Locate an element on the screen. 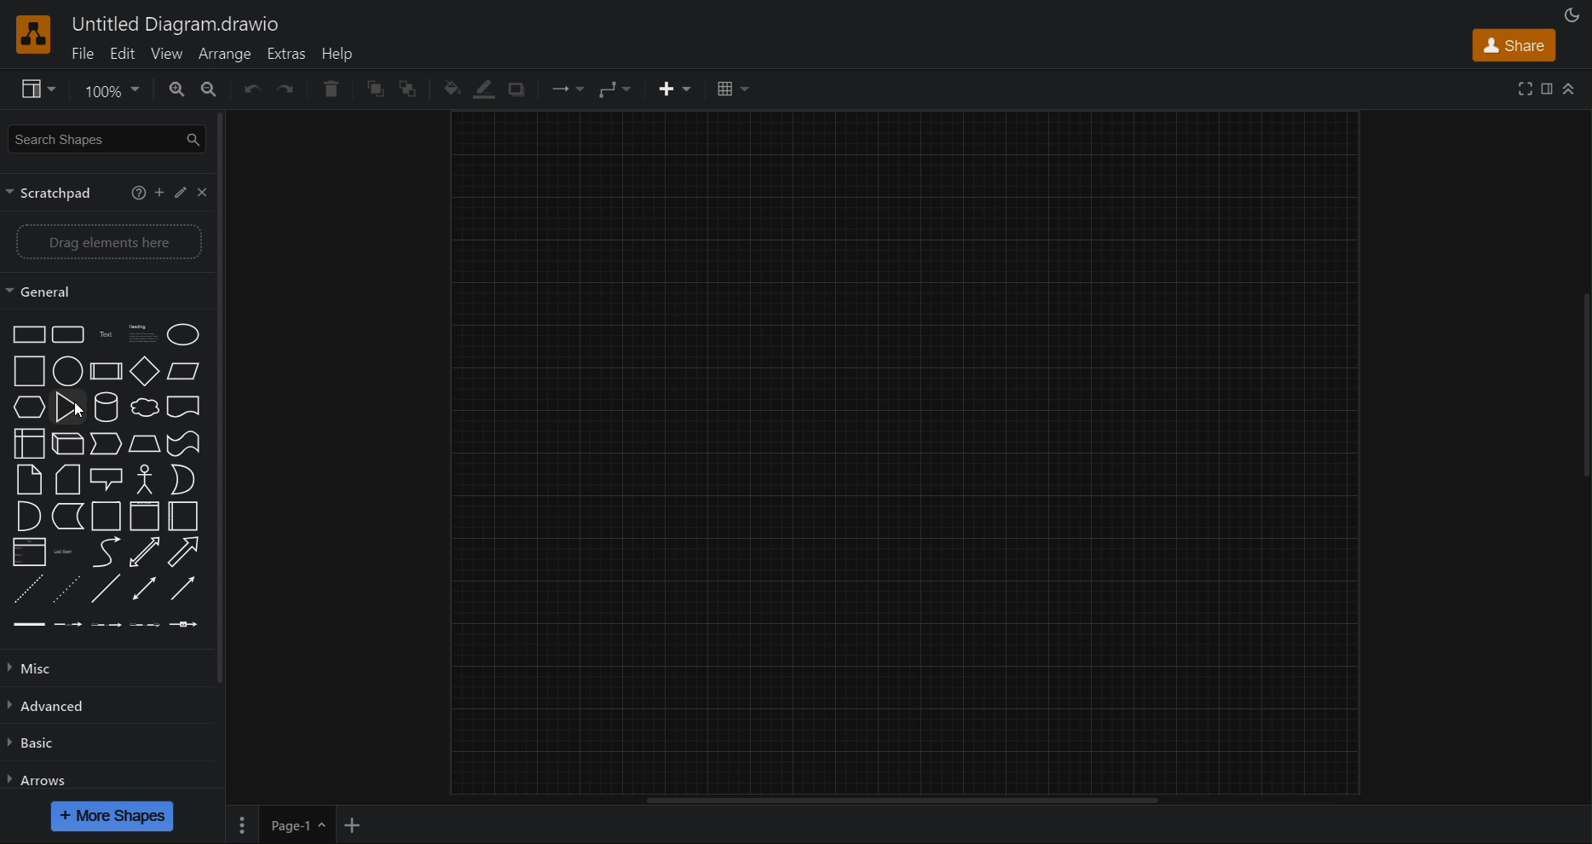 This screenshot has width=1592, height=844. Connection is located at coordinates (562, 91).